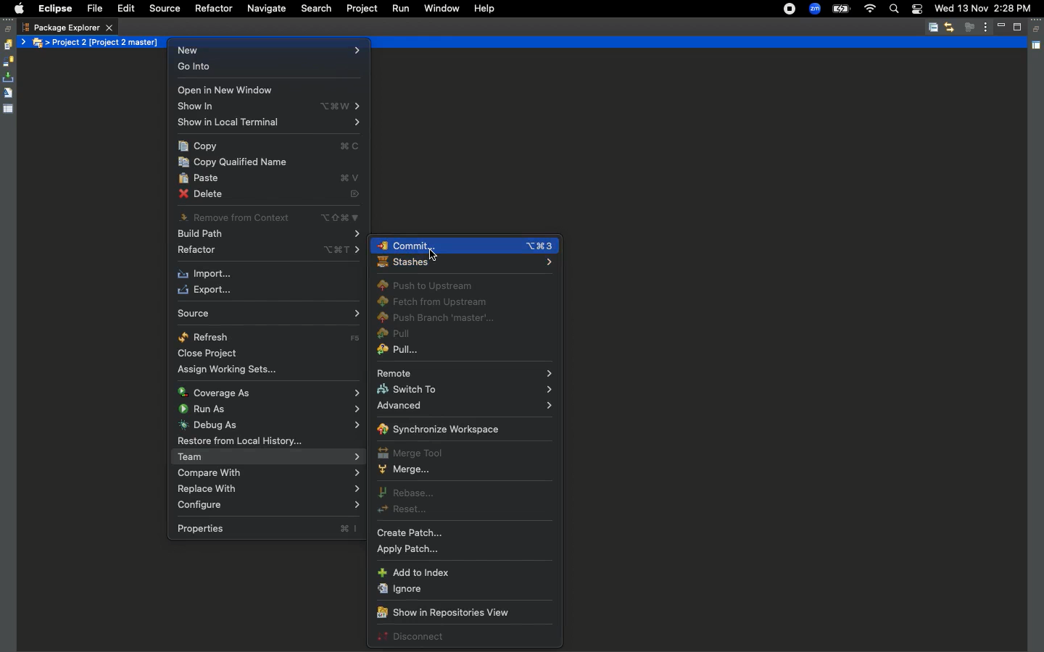  Describe the element at coordinates (273, 108) in the screenshot. I see `Show in` at that location.